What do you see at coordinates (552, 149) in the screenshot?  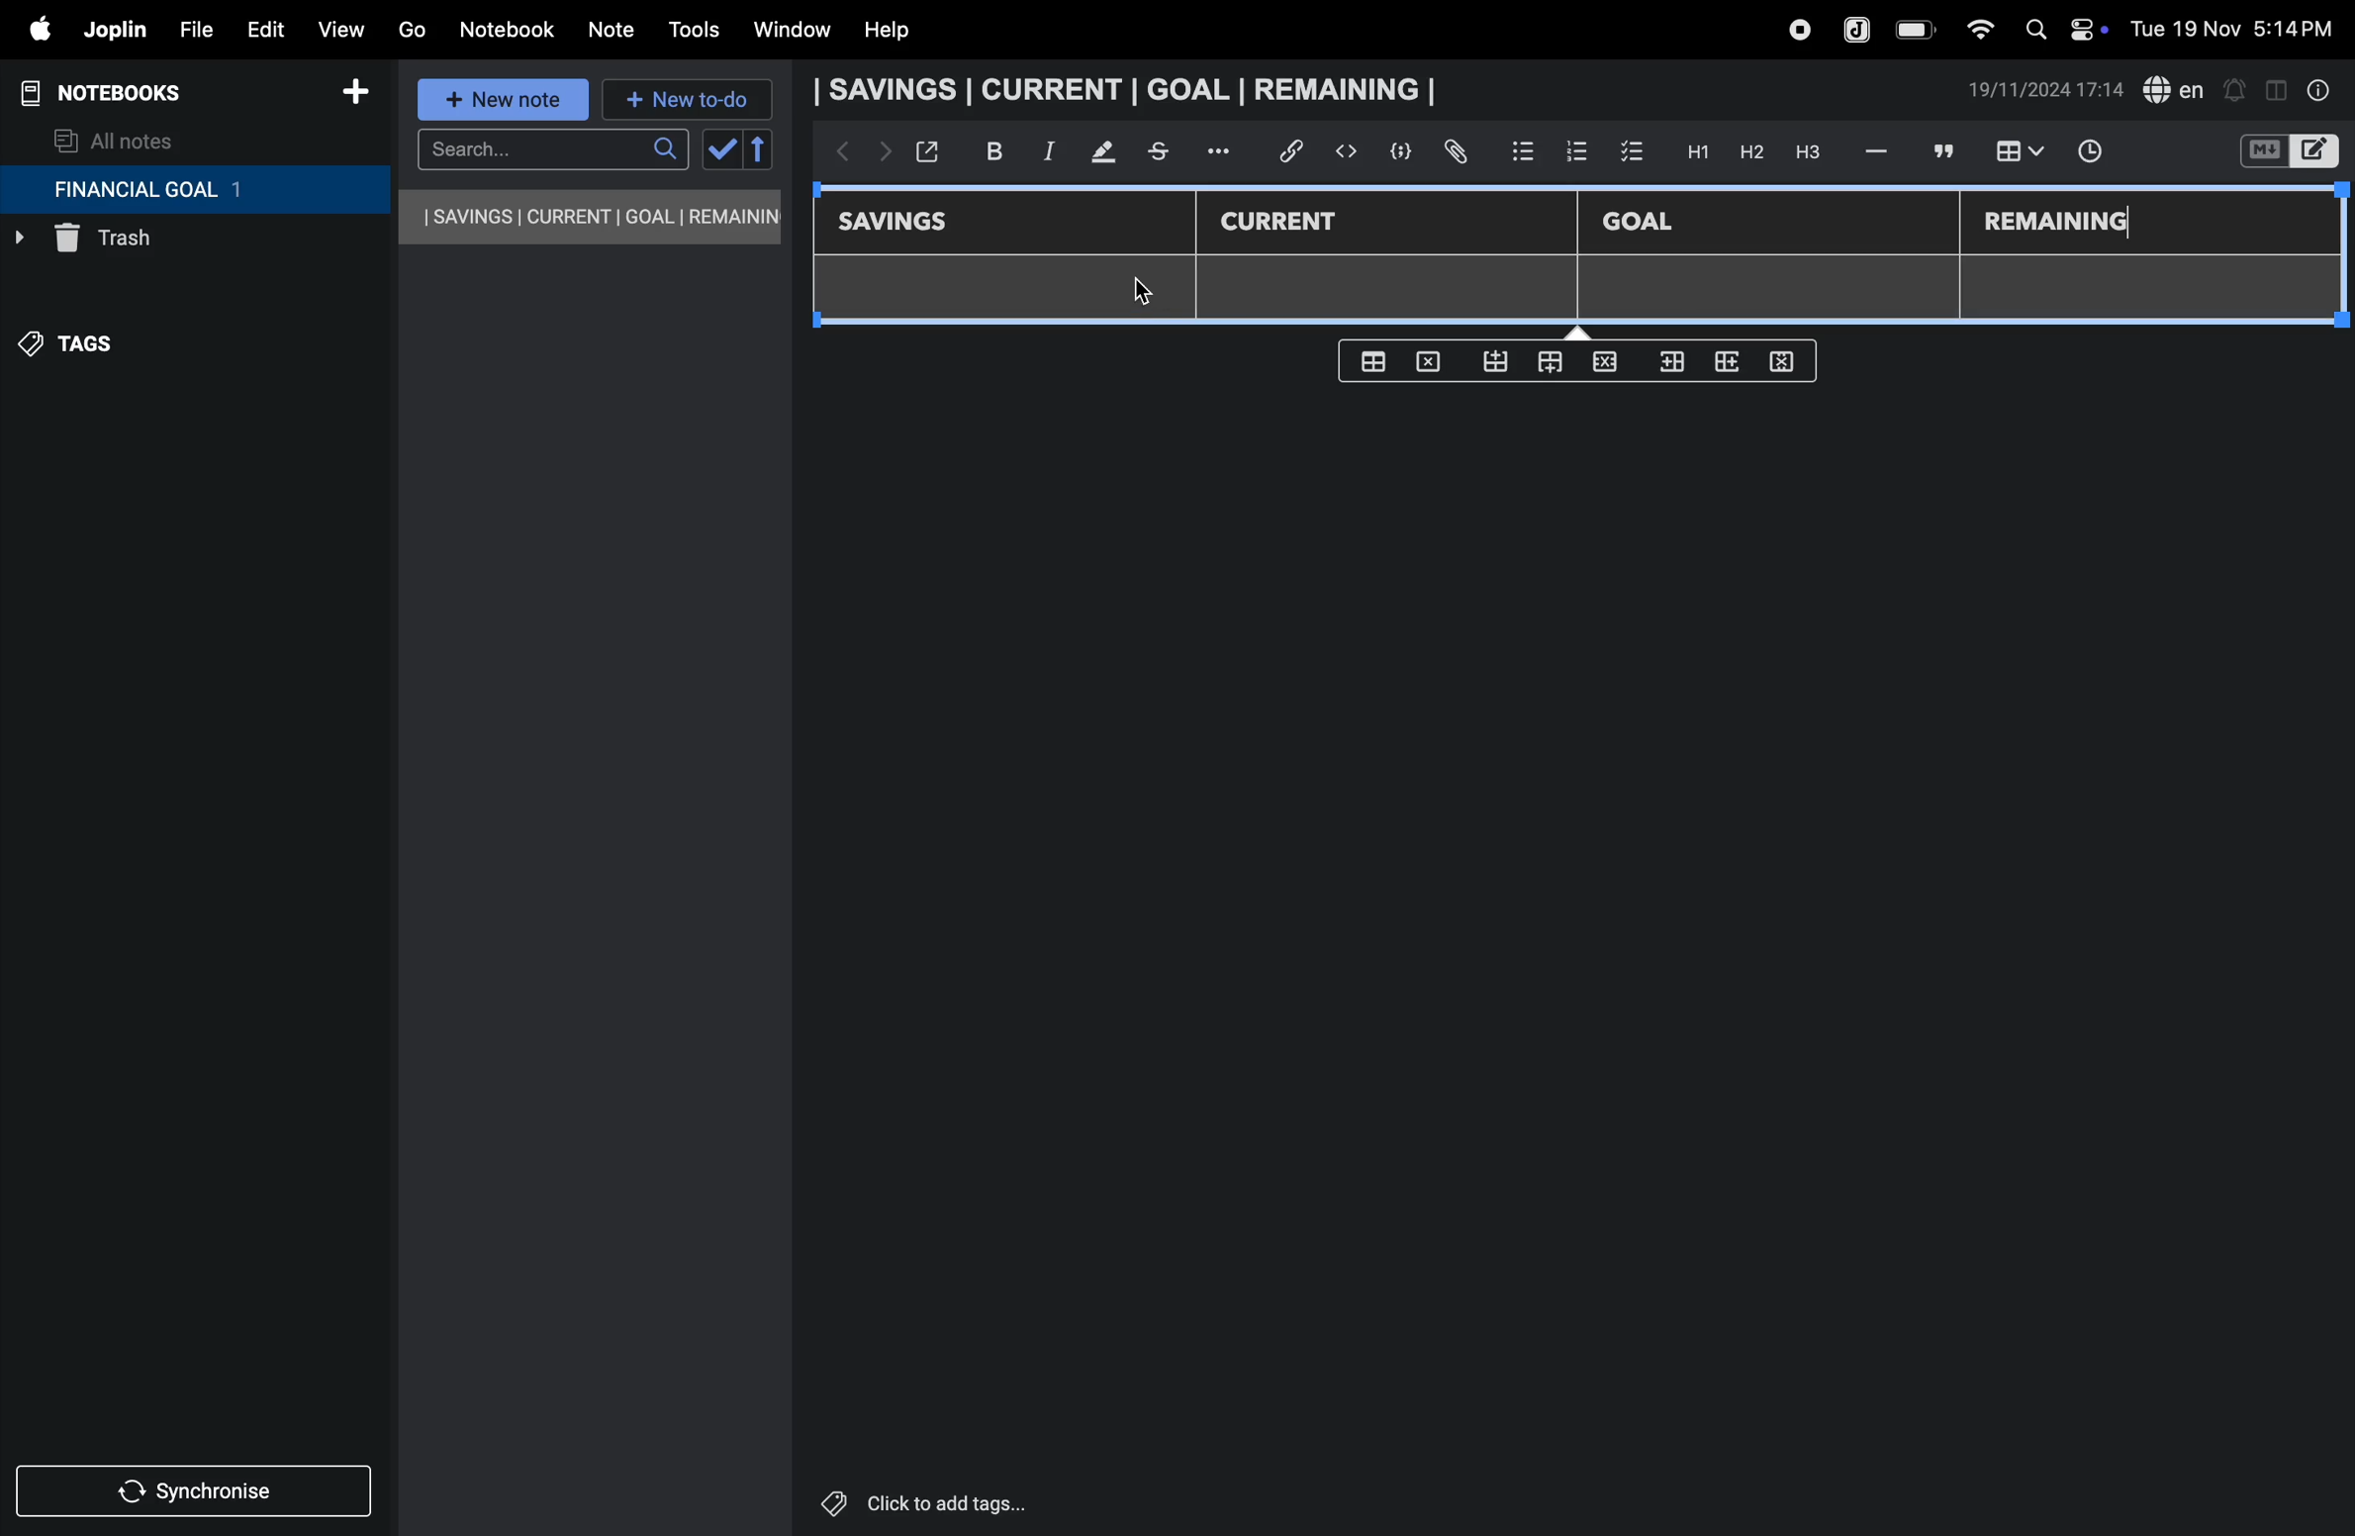 I see `search` at bounding box center [552, 149].